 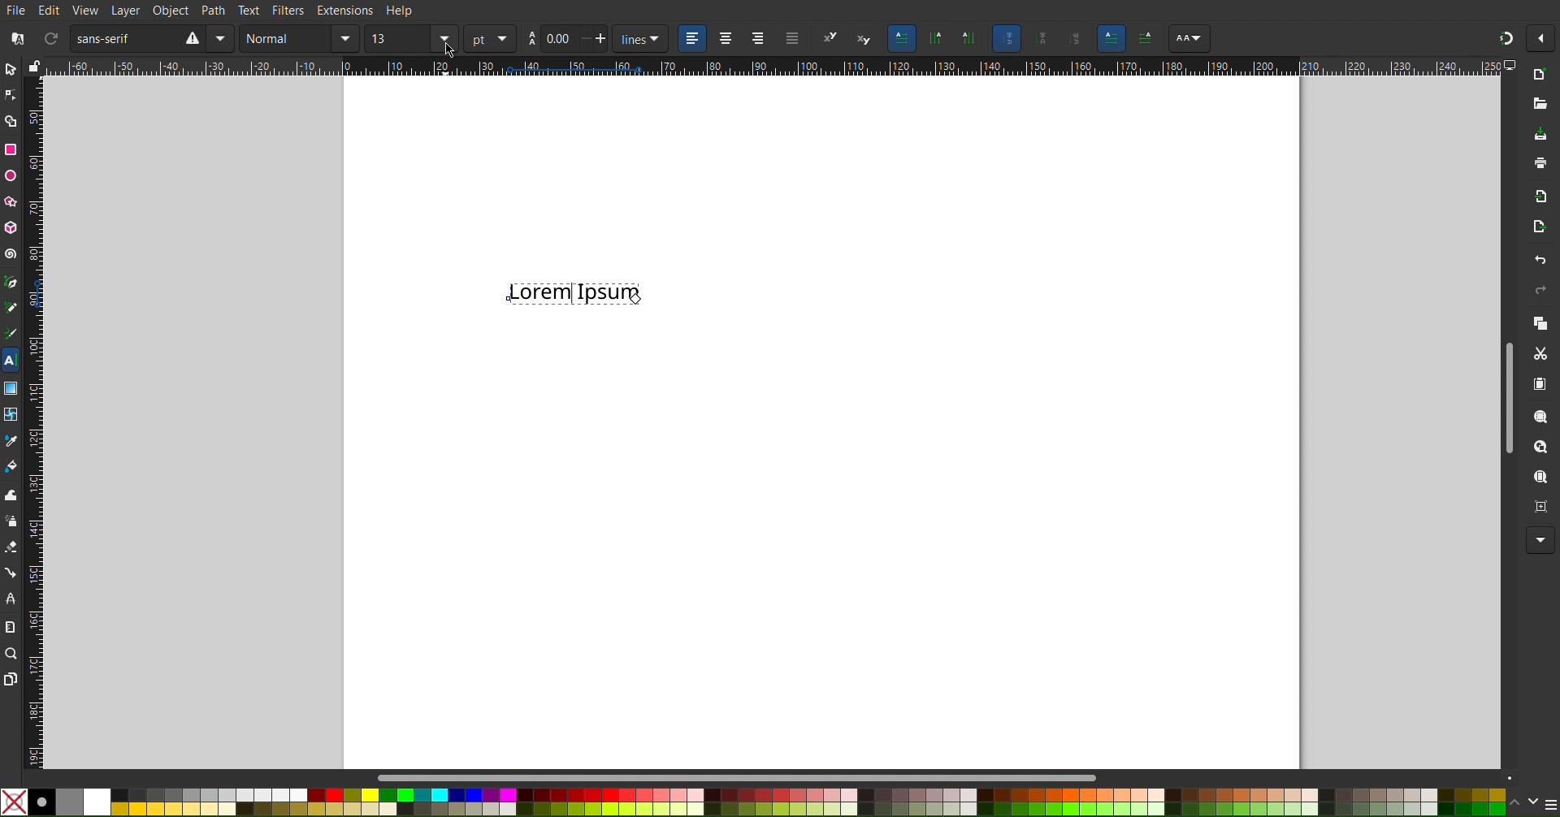 What do you see at coordinates (490, 38) in the screenshot?
I see `pt menu` at bounding box center [490, 38].